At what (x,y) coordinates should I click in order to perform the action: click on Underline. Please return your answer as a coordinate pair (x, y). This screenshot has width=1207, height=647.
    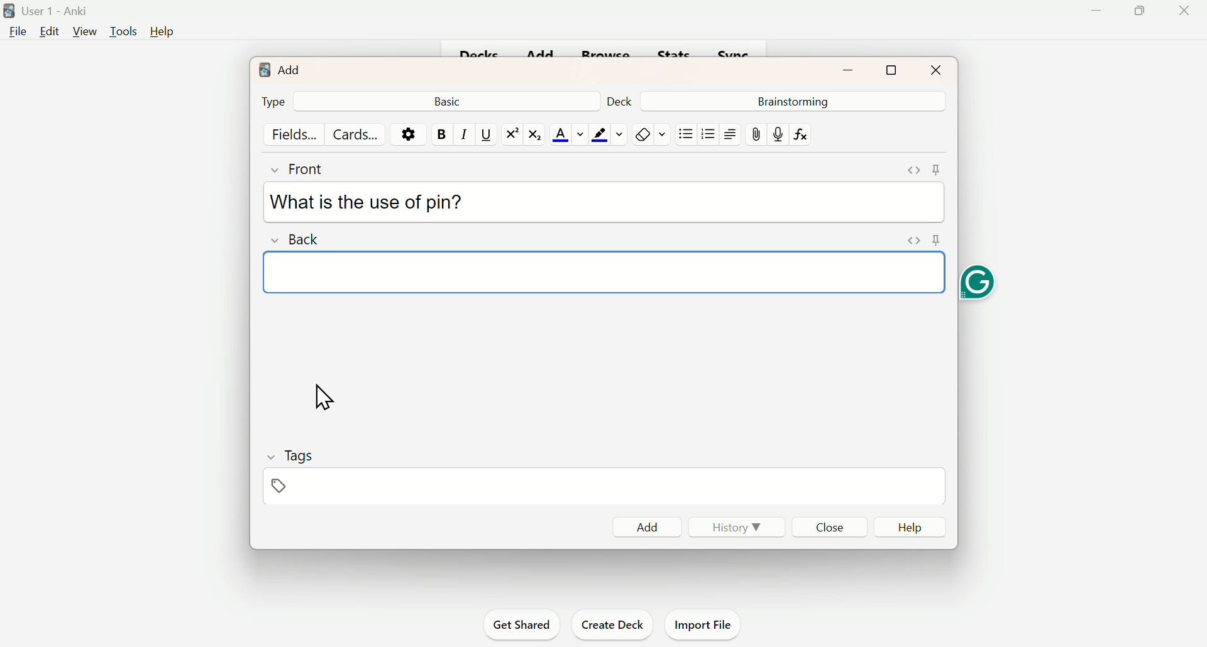
    Looking at the image, I should click on (485, 133).